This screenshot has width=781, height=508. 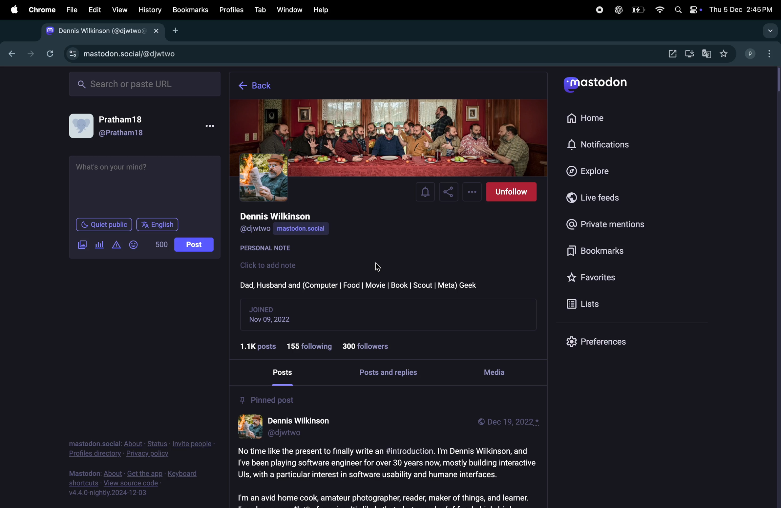 What do you see at coordinates (100, 32) in the screenshot?
I see `explore mastodon` at bounding box center [100, 32].